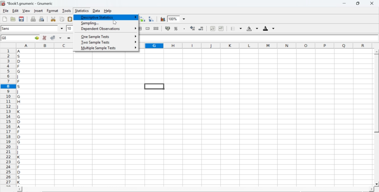 The image size is (379, 192). Describe the element at coordinates (67, 10) in the screenshot. I see `tools` at that location.